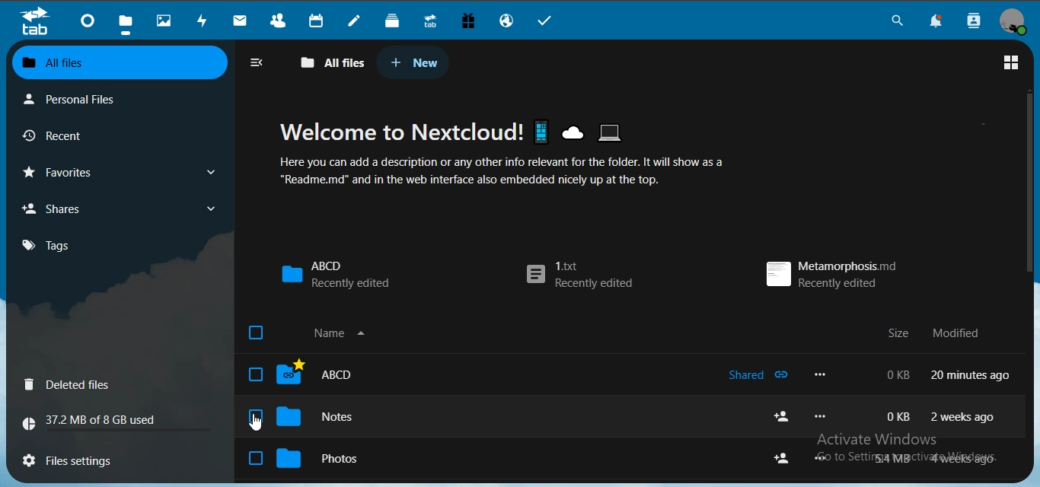 The image size is (1040, 487). Describe the element at coordinates (818, 374) in the screenshot. I see `more options` at that location.